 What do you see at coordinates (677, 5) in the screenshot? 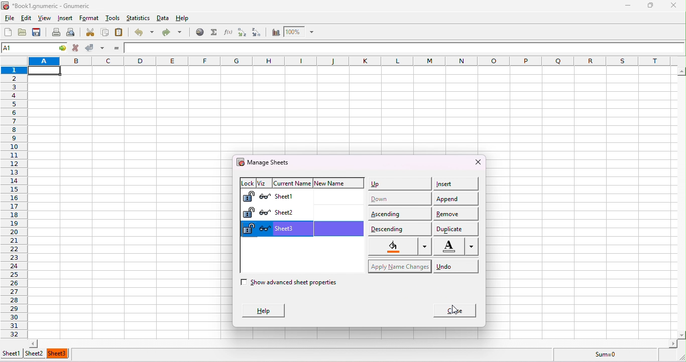
I see `close` at bounding box center [677, 5].